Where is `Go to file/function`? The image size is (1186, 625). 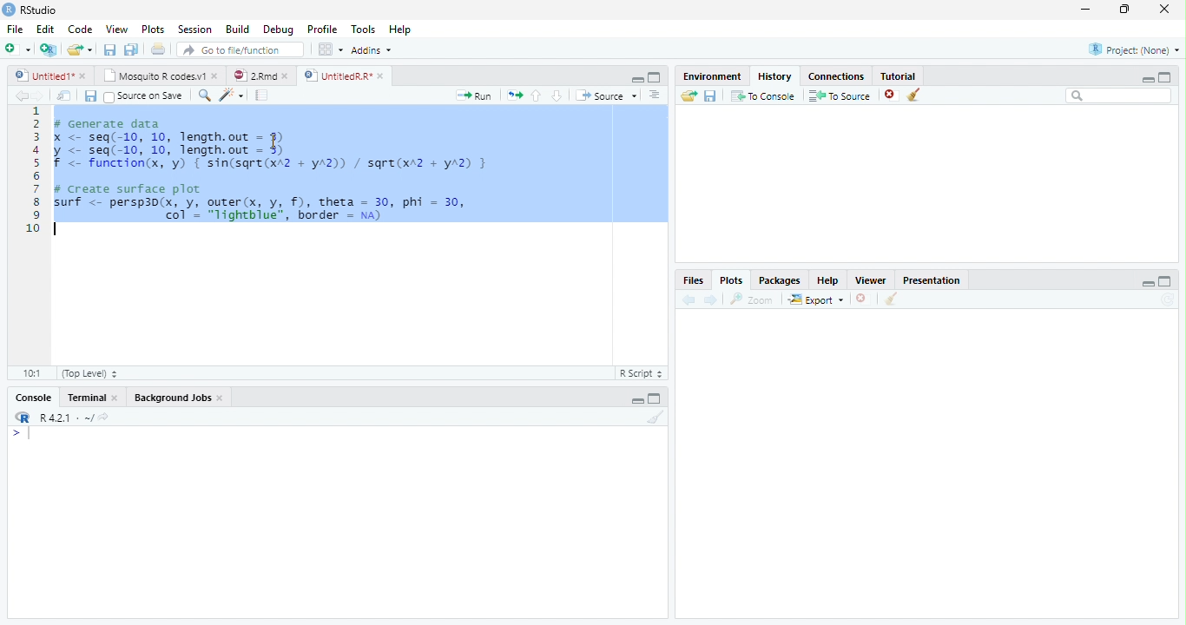 Go to file/function is located at coordinates (240, 49).